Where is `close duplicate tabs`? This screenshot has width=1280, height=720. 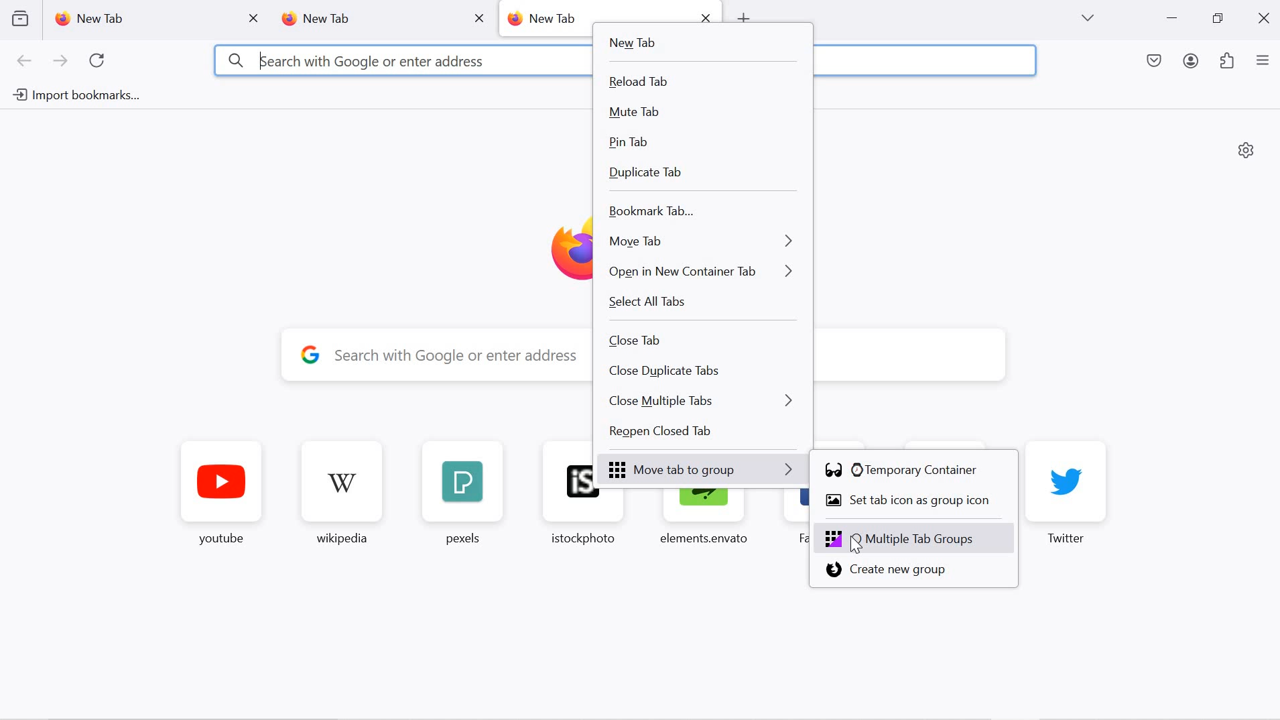
close duplicate tabs is located at coordinates (704, 372).